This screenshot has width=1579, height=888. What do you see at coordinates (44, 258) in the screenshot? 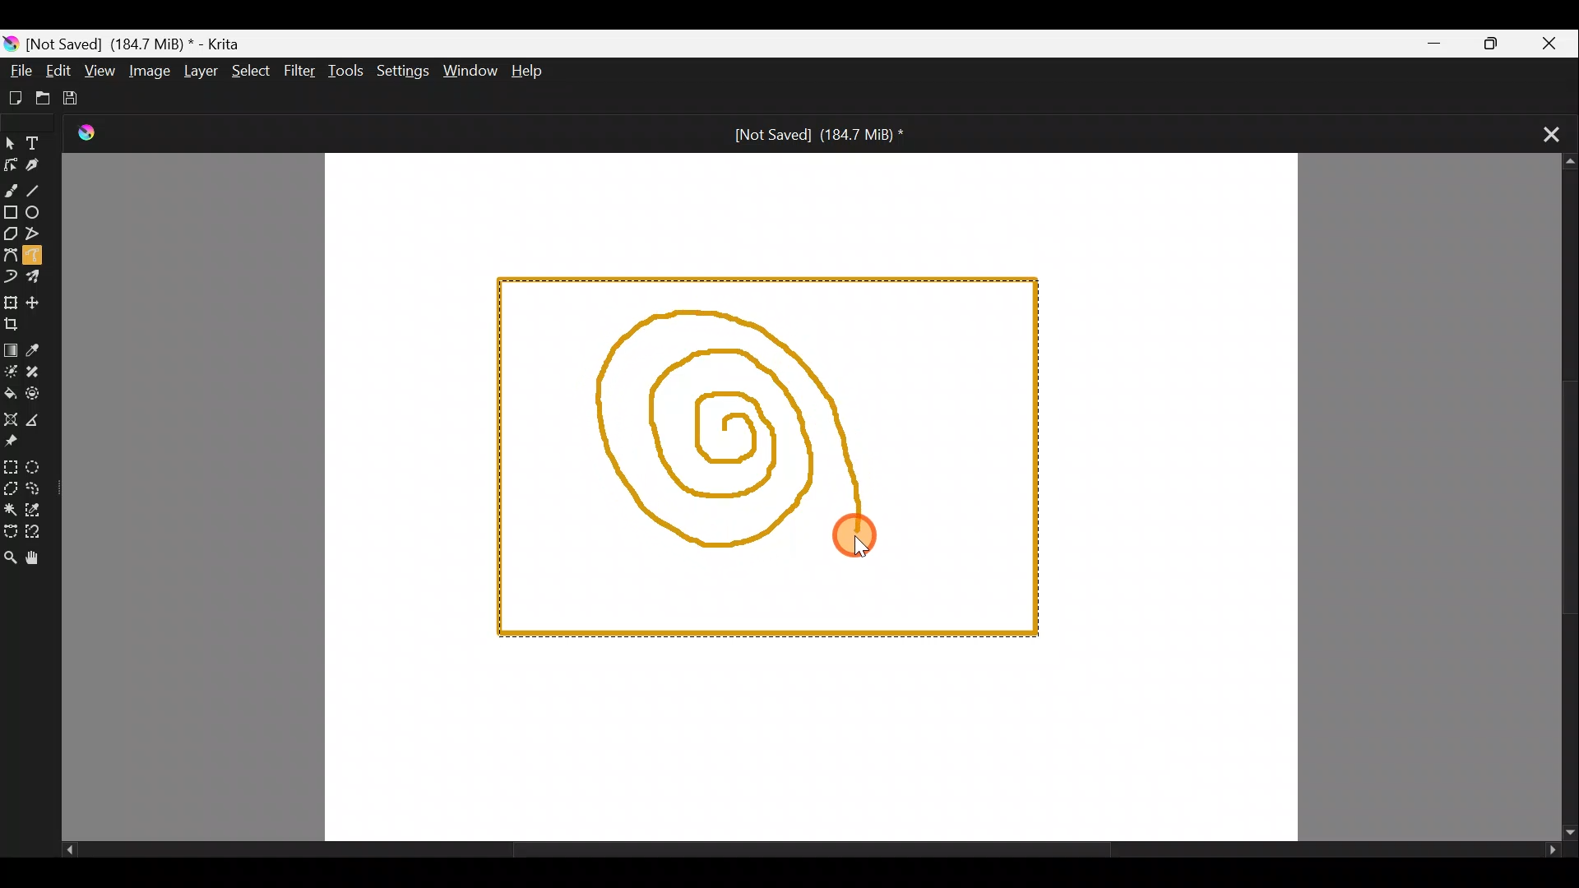
I see `Freehand path tool` at bounding box center [44, 258].